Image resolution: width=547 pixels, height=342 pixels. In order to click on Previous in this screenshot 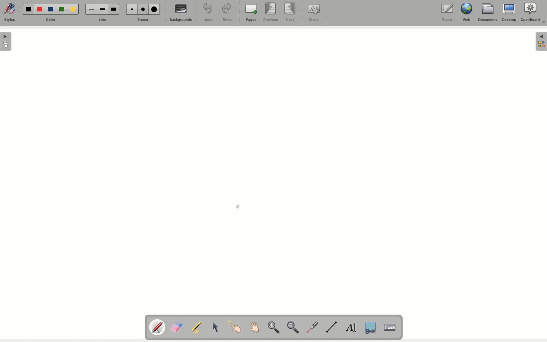, I will do `click(272, 13)`.